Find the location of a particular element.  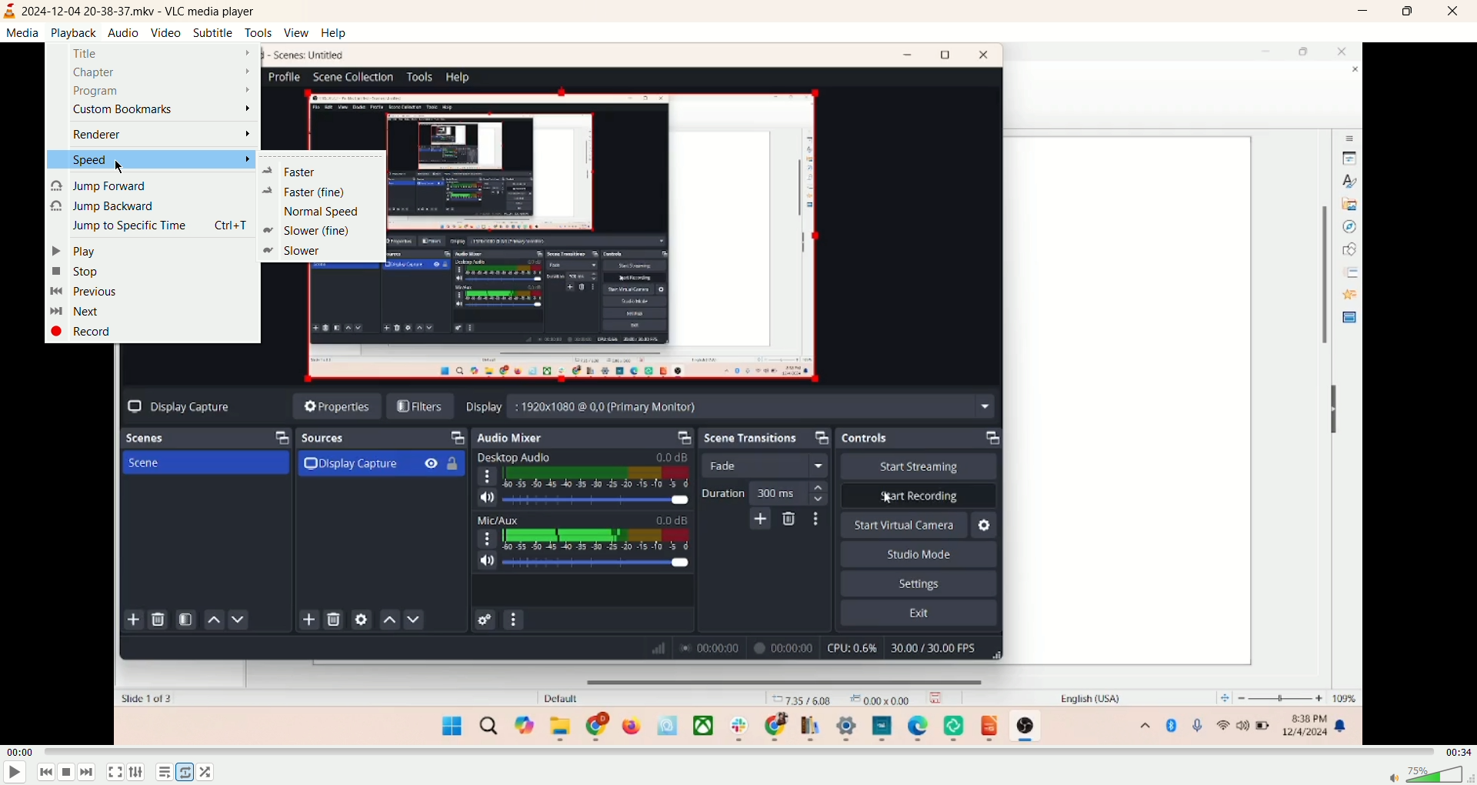

tools is located at coordinates (259, 33).